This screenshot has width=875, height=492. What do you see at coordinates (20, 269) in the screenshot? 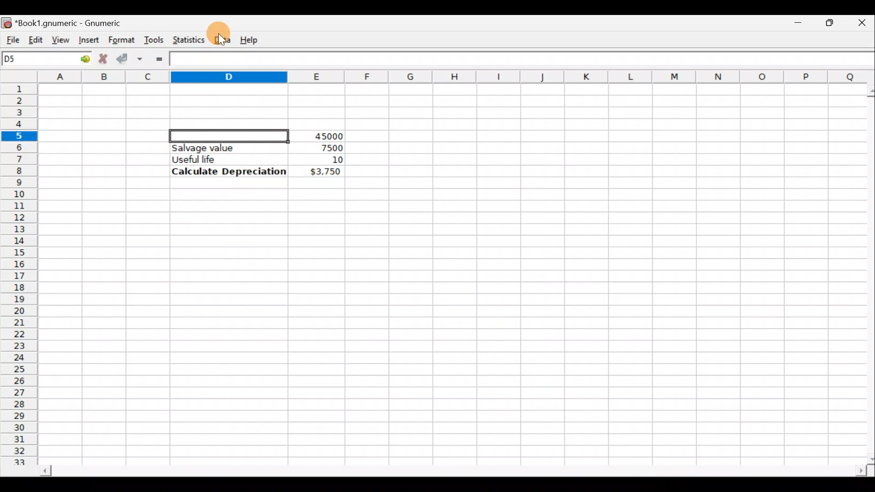
I see `Rows` at bounding box center [20, 269].